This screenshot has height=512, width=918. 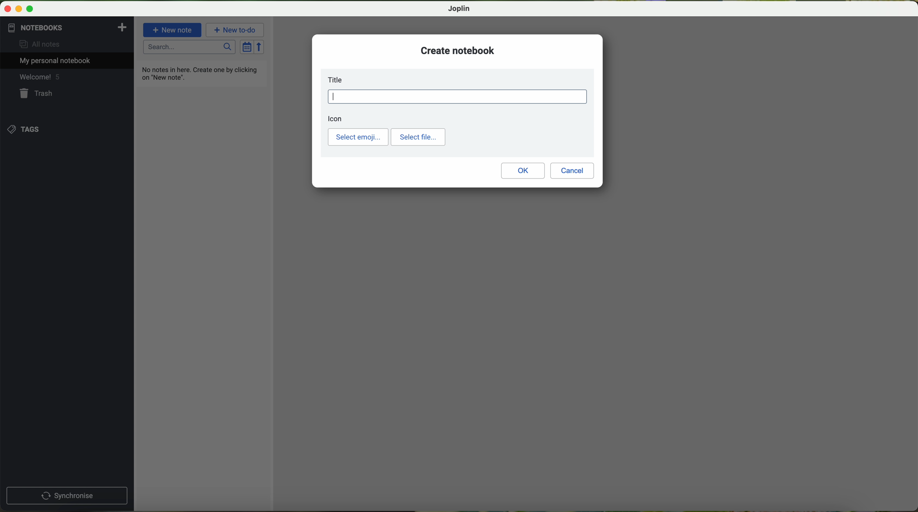 I want to click on synchronise button, so click(x=67, y=496).